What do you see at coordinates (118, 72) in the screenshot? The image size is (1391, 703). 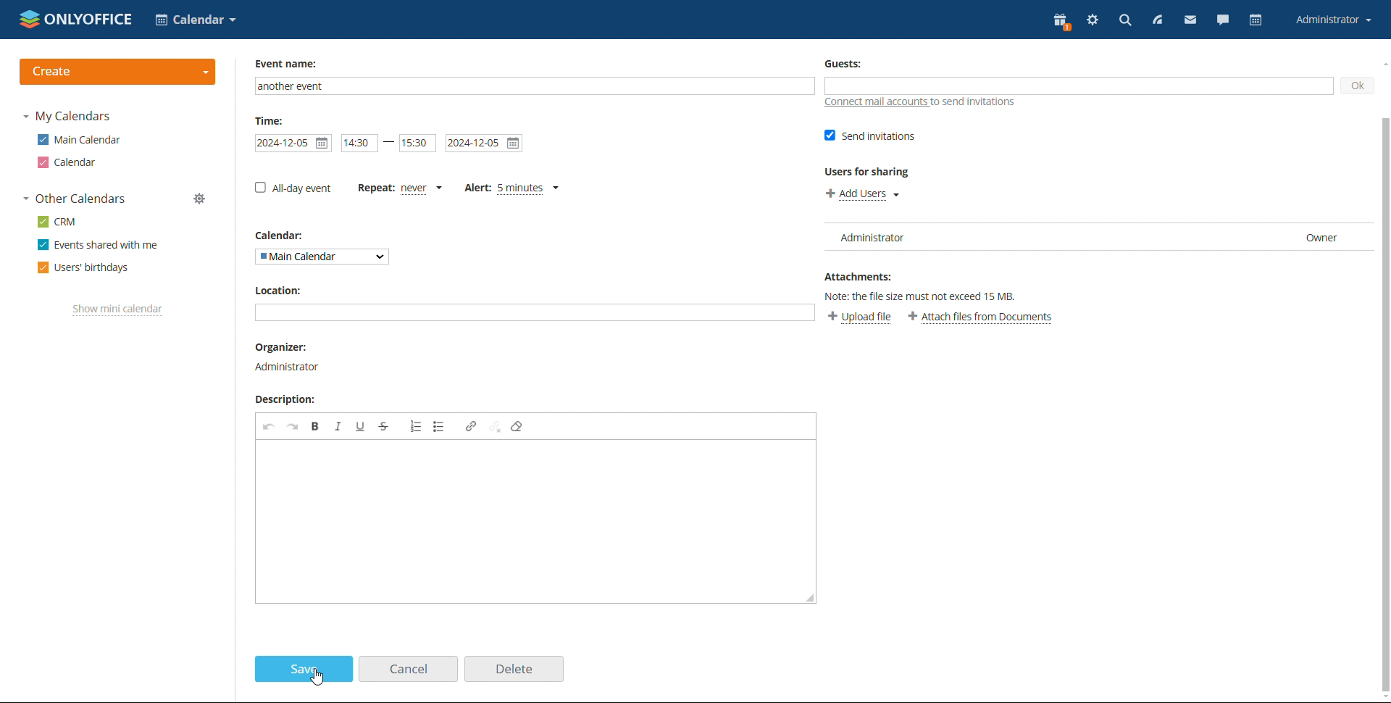 I see `create` at bounding box center [118, 72].